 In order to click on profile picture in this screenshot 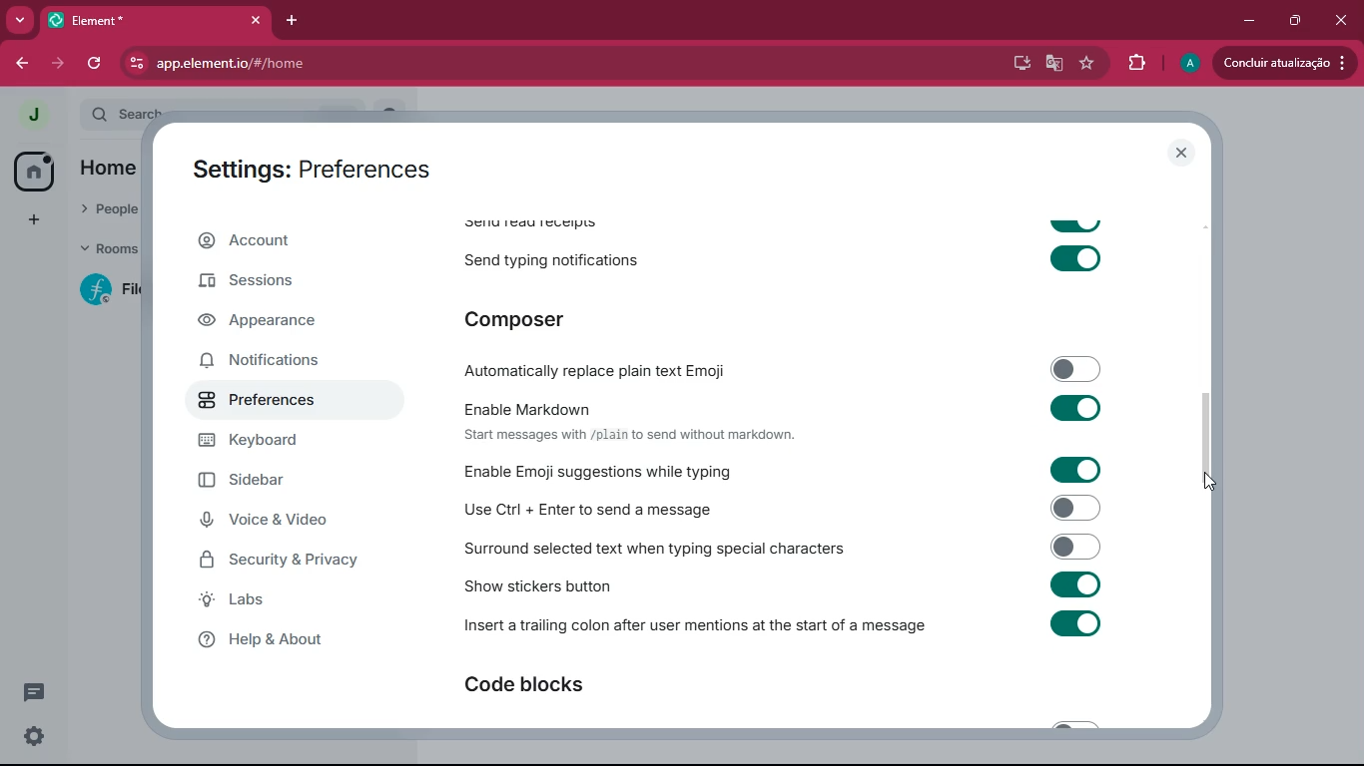, I will do `click(28, 114)`.